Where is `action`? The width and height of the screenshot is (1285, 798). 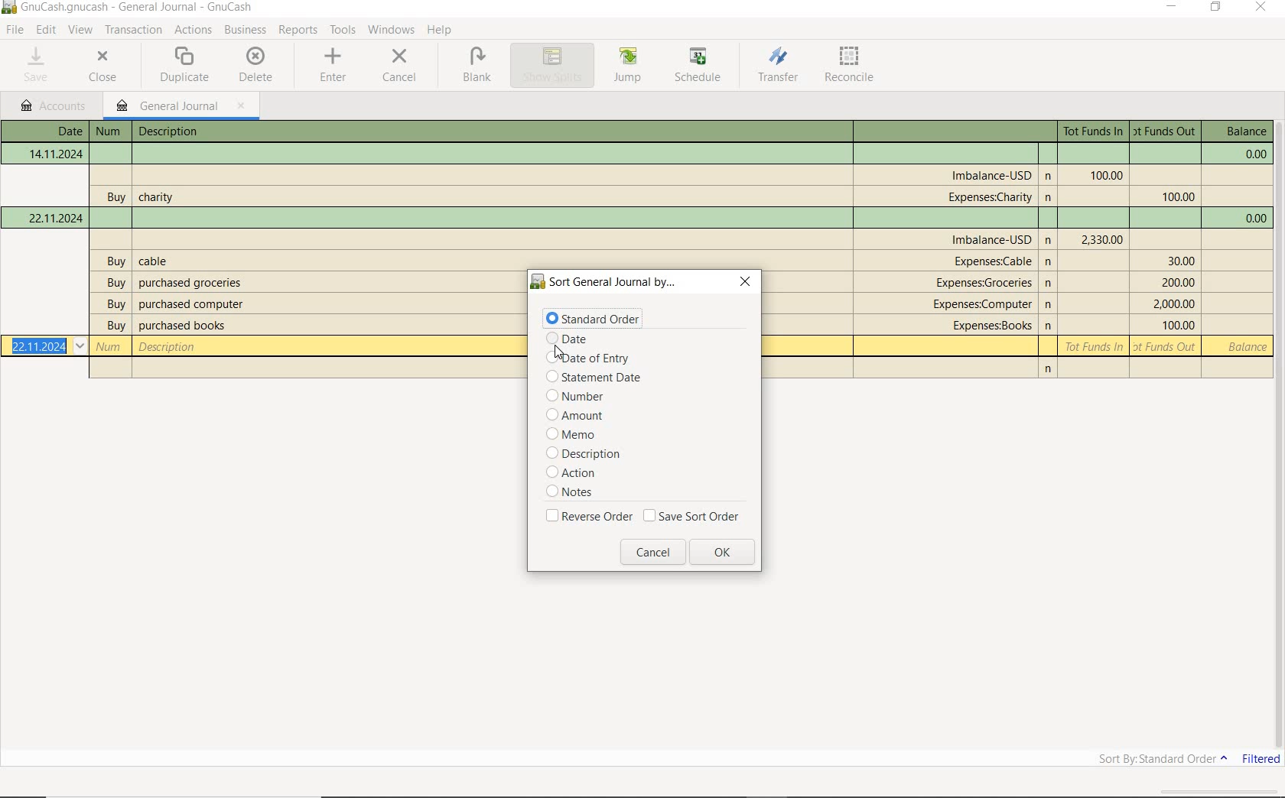 action is located at coordinates (577, 473).